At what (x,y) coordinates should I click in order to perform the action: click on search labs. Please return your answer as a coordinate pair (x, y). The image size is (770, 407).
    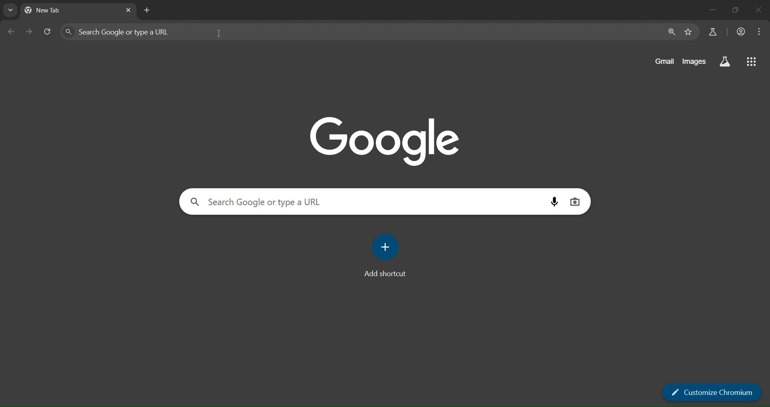
    Looking at the image, I should click on (725, 61).